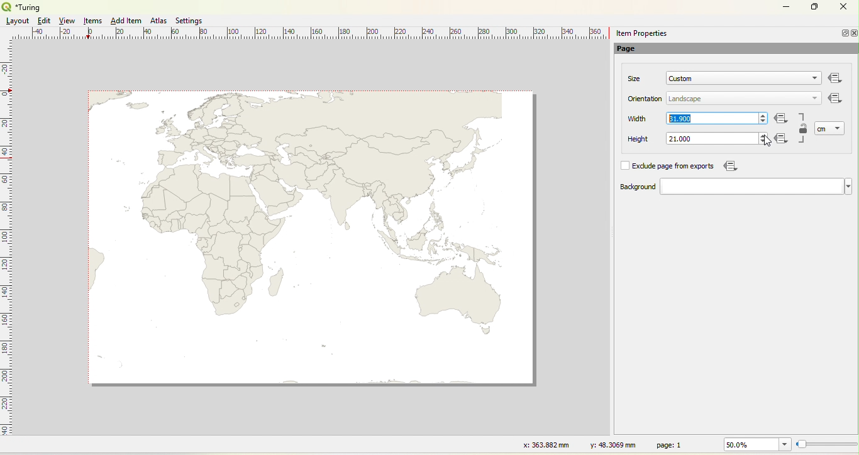  Describe the element at coordinates (43, 21) in the screenshot. I see `Edit` at that location.